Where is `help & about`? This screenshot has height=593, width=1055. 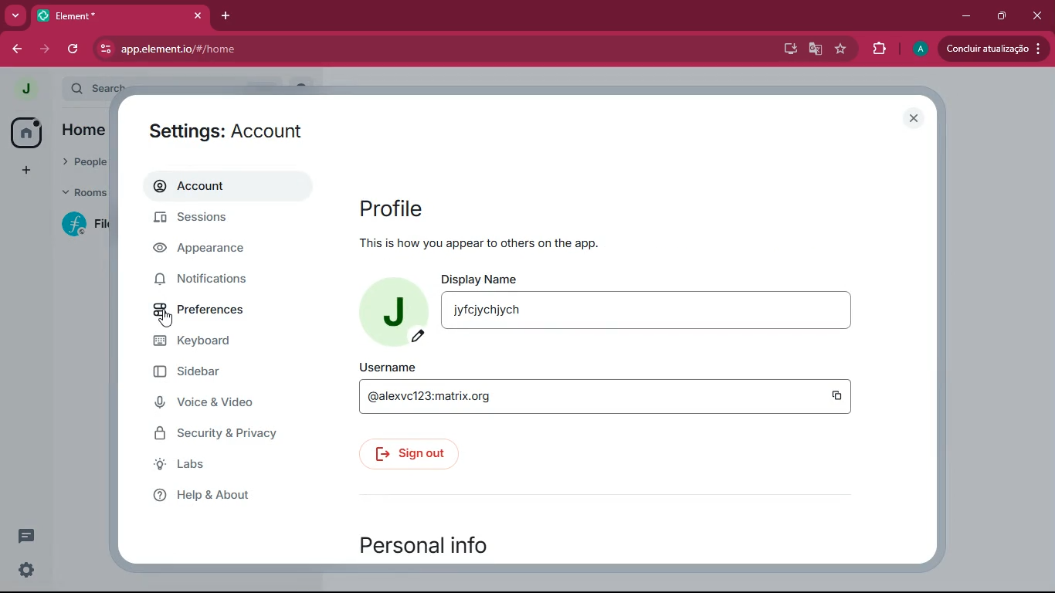
help & about is located at coordinates (209, 496).